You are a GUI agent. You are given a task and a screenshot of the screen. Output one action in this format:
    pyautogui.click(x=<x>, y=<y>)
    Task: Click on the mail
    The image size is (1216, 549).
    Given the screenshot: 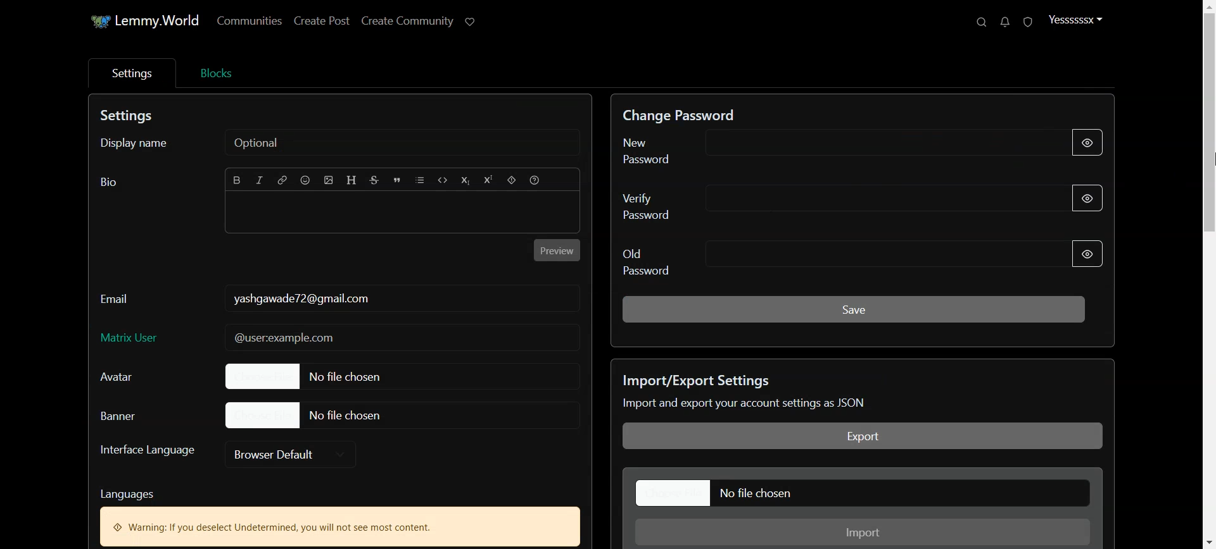 What is the action you would take?
    pyautogui.click(x=317, y=335)
    